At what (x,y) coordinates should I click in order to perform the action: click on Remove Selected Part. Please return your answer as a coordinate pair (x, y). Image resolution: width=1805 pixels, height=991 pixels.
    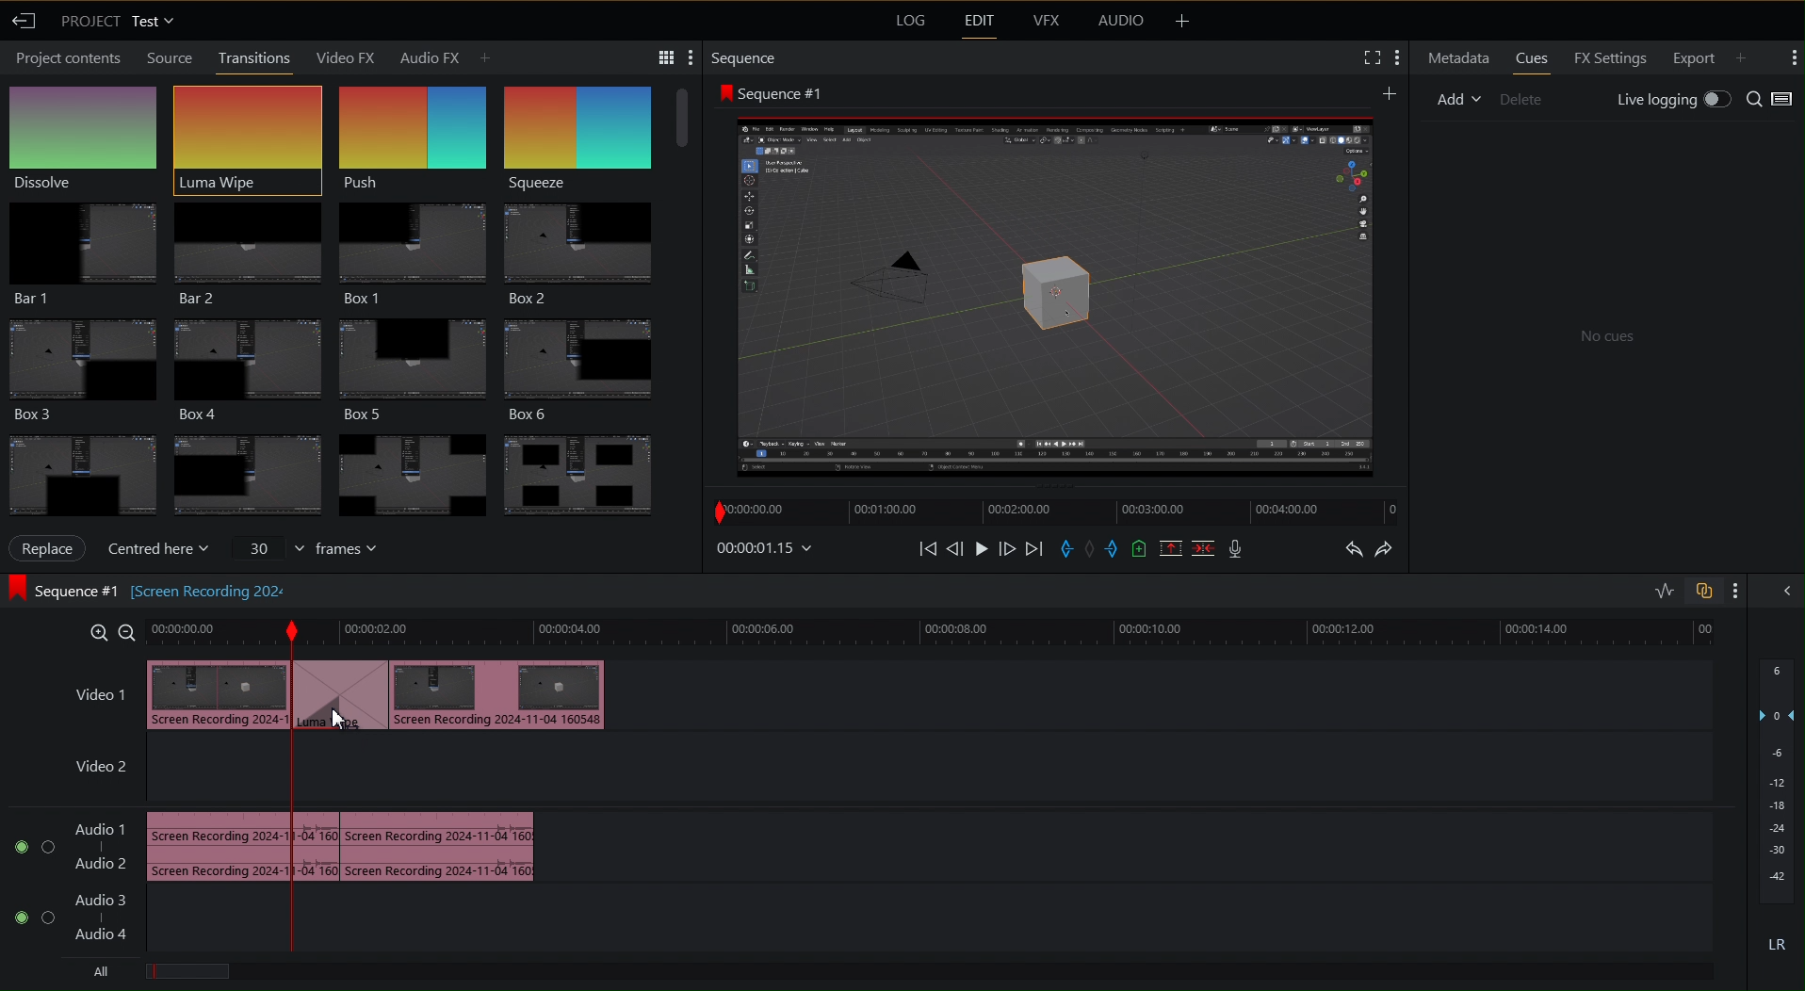
    Looking at the image, I should click on (1172, 548).